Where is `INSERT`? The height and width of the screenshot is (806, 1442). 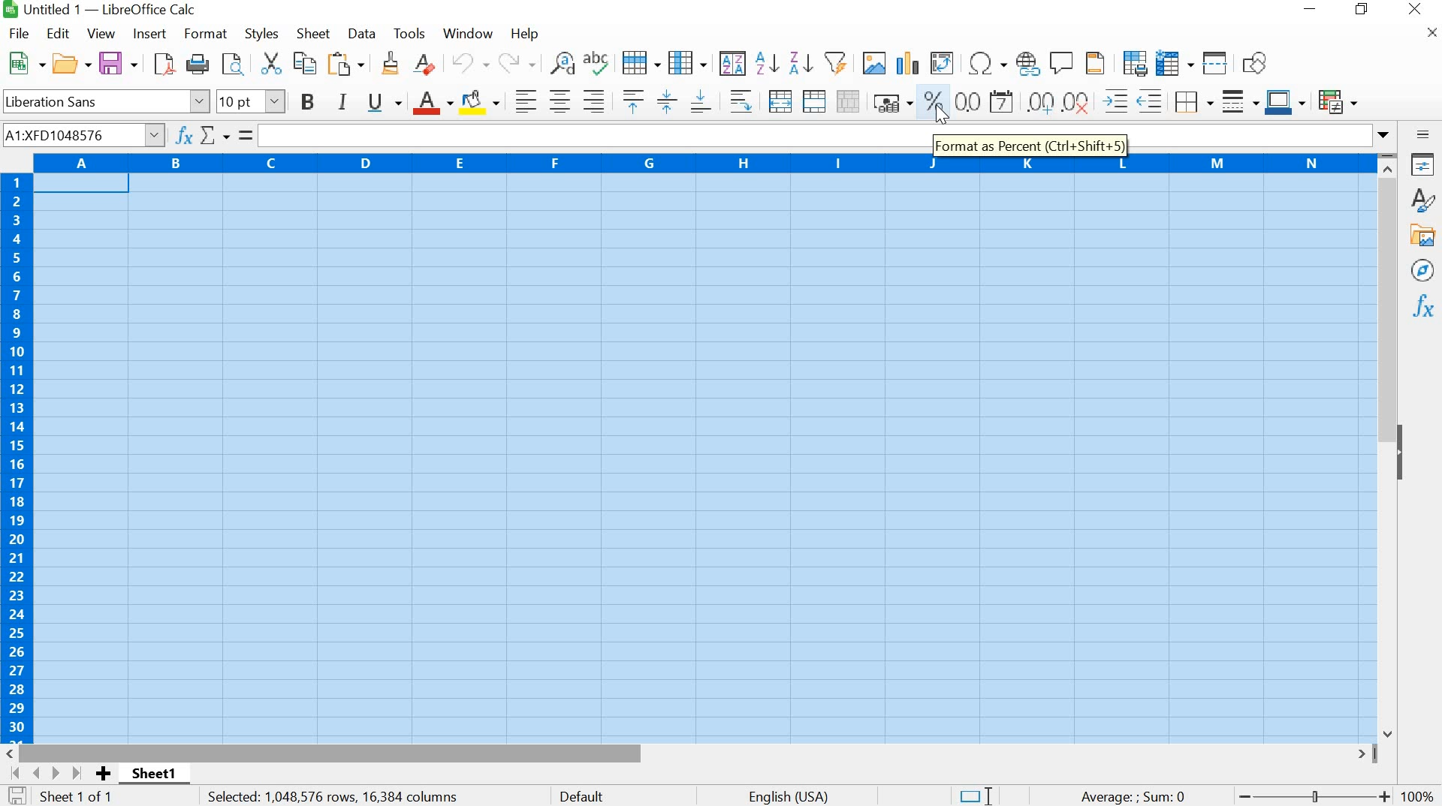
INSERT is located at coordinates (149, 33).